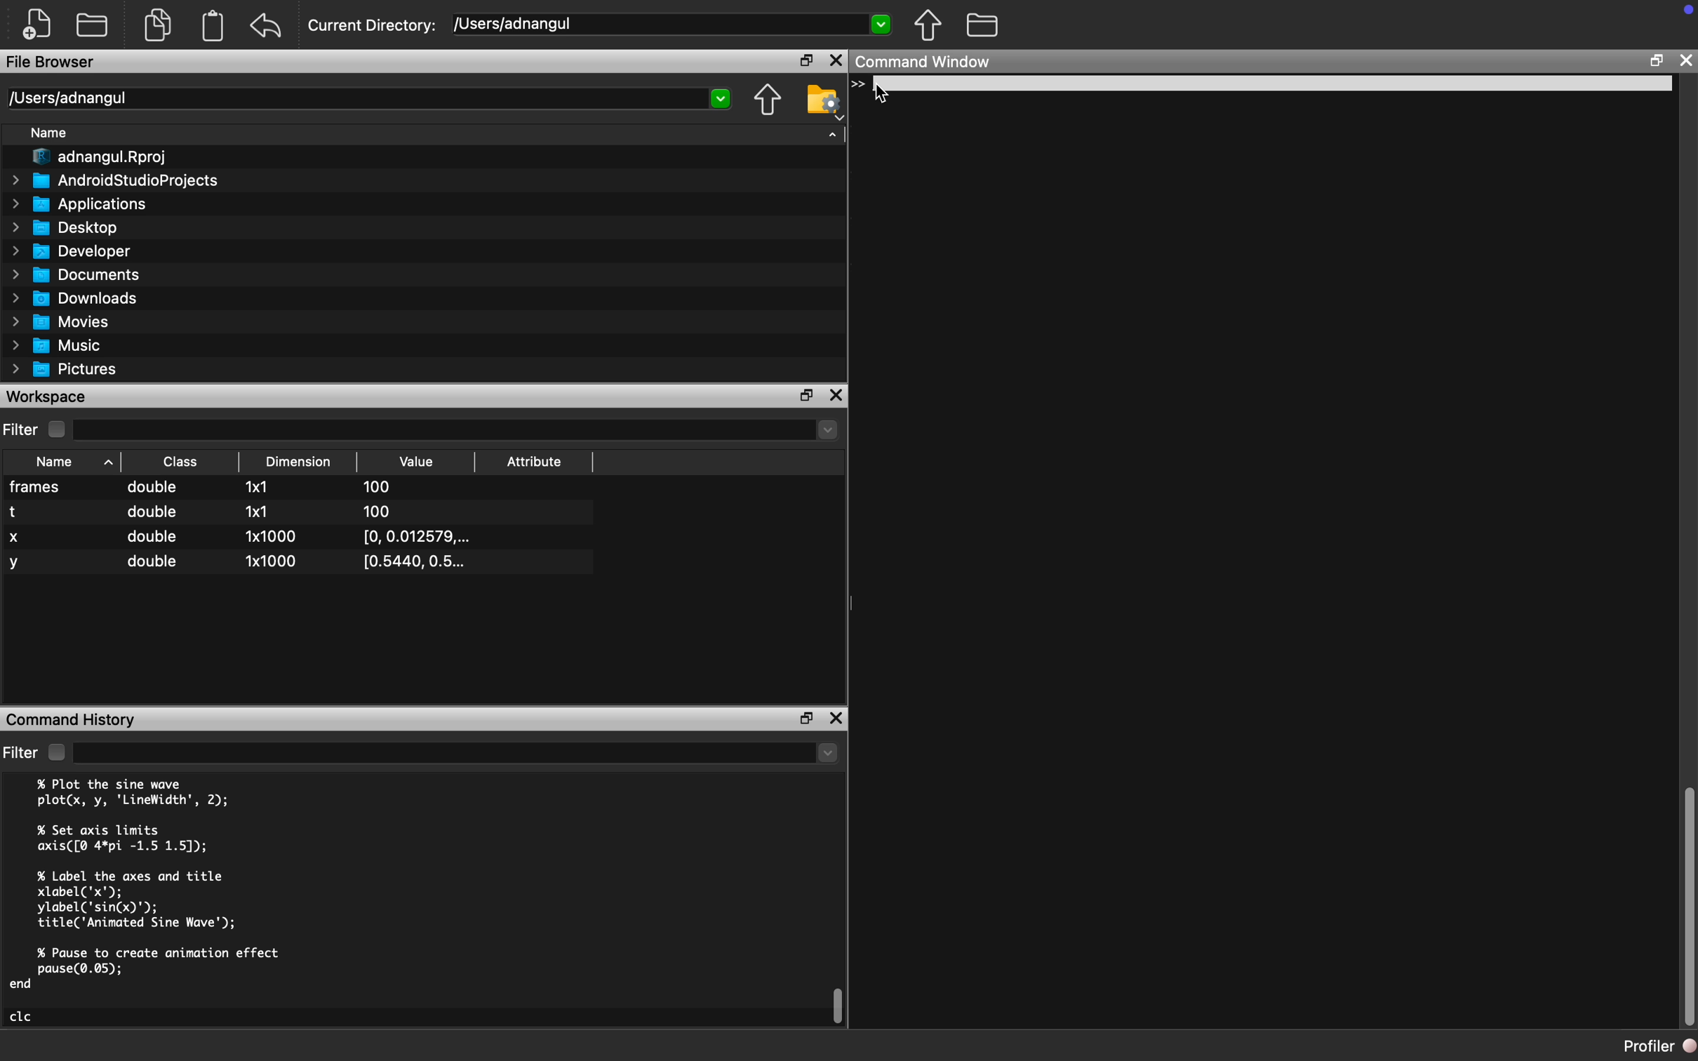 The image size is (1698, 1061). Describe the element at coordinates (373, 99) in the screenshot. I see `/Users/adnangul 2` at that location.